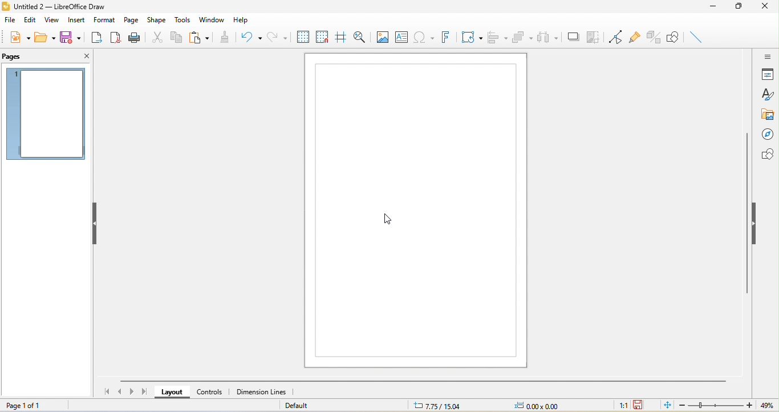  I want to click on paste, so click(199, 38).